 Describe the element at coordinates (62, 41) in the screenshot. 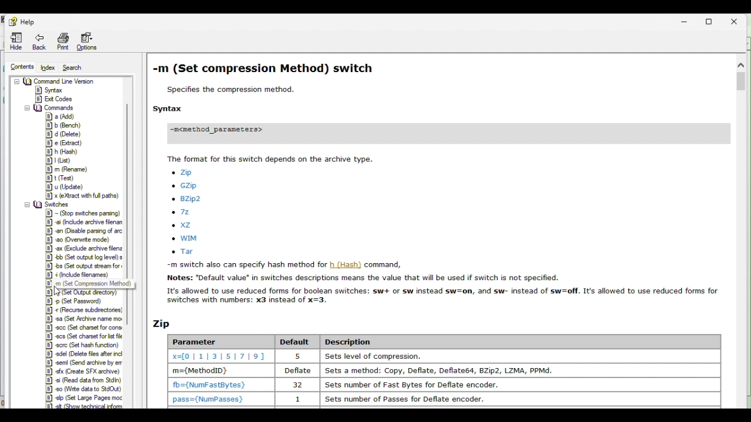

I see `print` at that location.